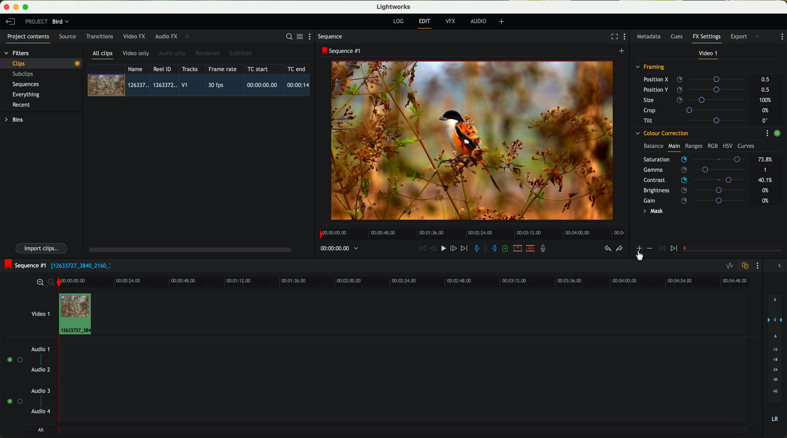  I want to click on record a voice-over, so click(545, 249).